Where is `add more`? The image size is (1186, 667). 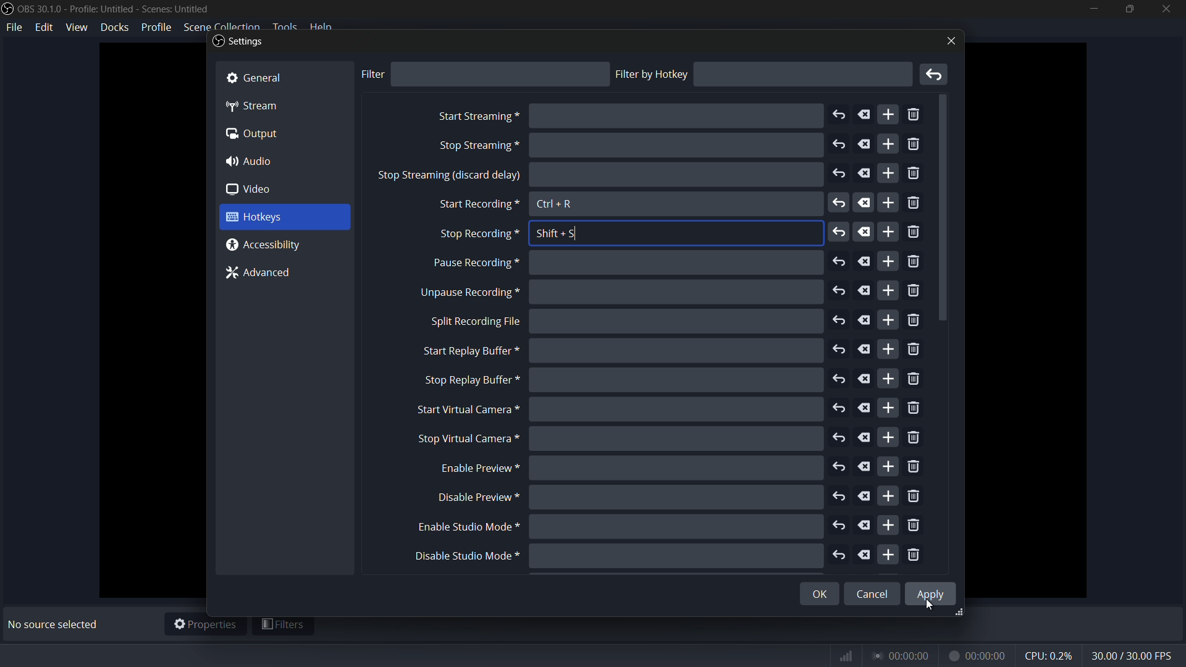
add more is located at coordinates (888, 262).